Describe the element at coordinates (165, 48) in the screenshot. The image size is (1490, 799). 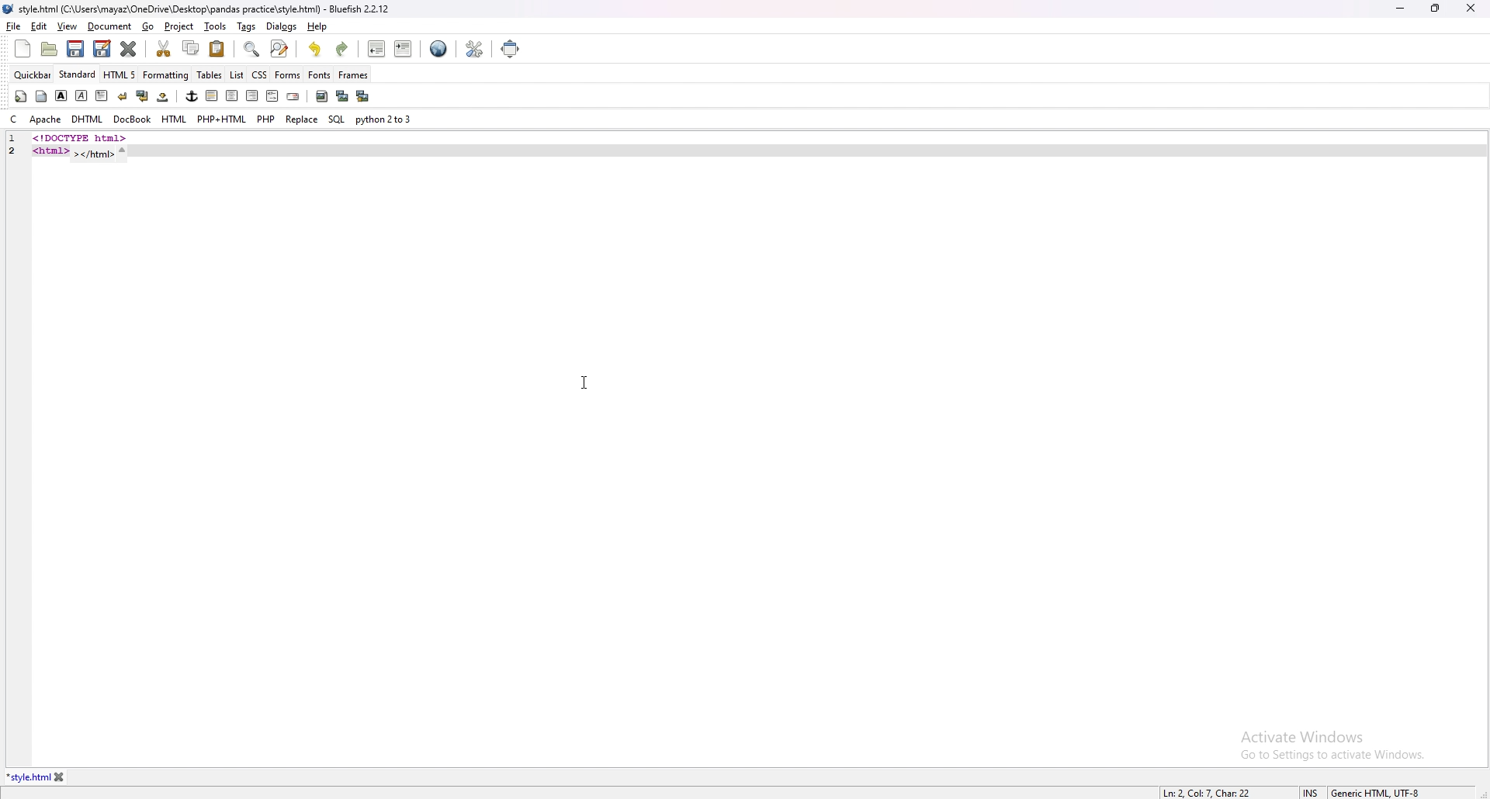
I see `cut` at that location.